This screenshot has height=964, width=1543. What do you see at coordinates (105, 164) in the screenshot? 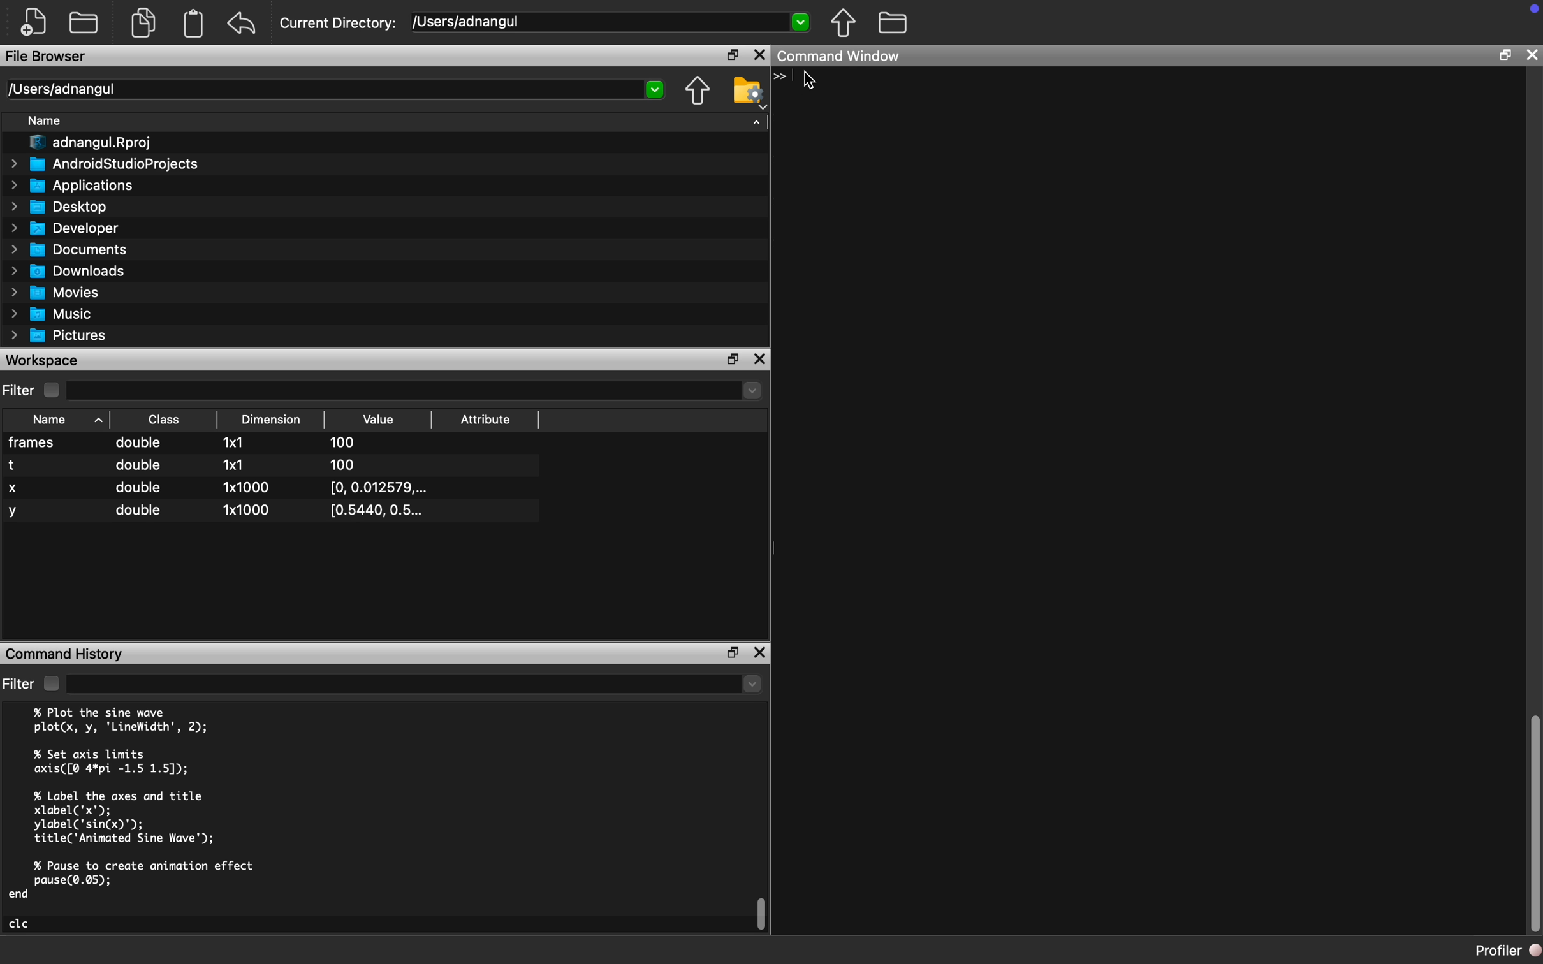
I see `AndroidStudioProjects` at bounding box center [105, 164].